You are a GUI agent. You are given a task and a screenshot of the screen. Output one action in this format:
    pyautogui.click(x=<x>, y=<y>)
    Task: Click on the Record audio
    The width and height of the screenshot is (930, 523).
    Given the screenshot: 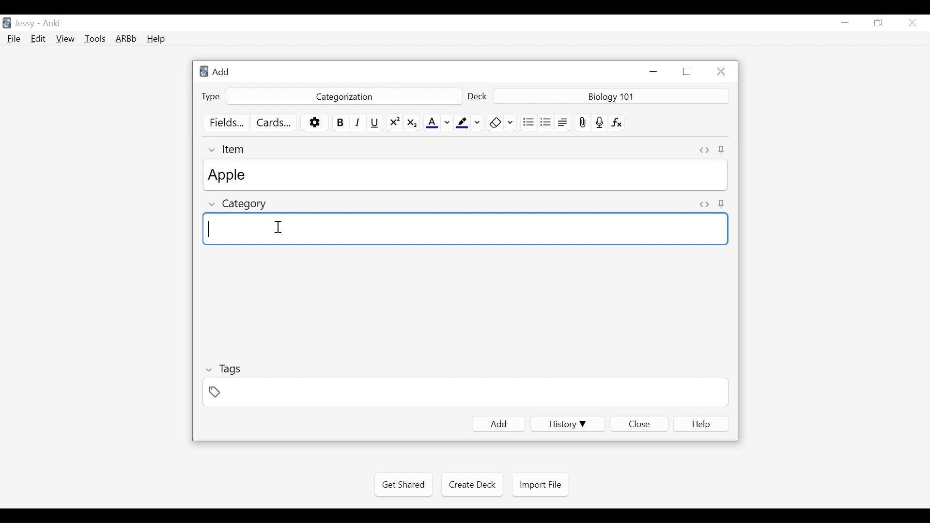 What is the action you would take?
    pyautogui.click(x=600, y=122)
    